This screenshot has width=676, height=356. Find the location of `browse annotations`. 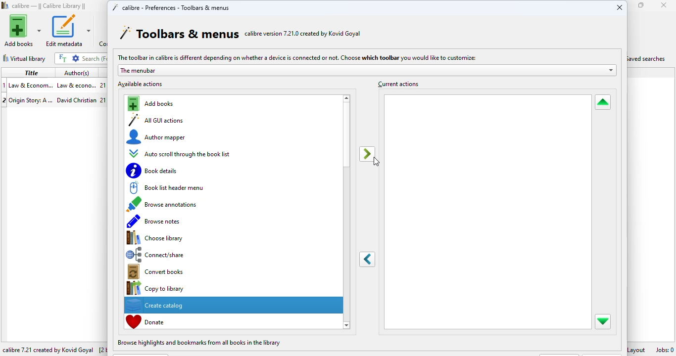

browse annotations is located at coordinates (165, 204).